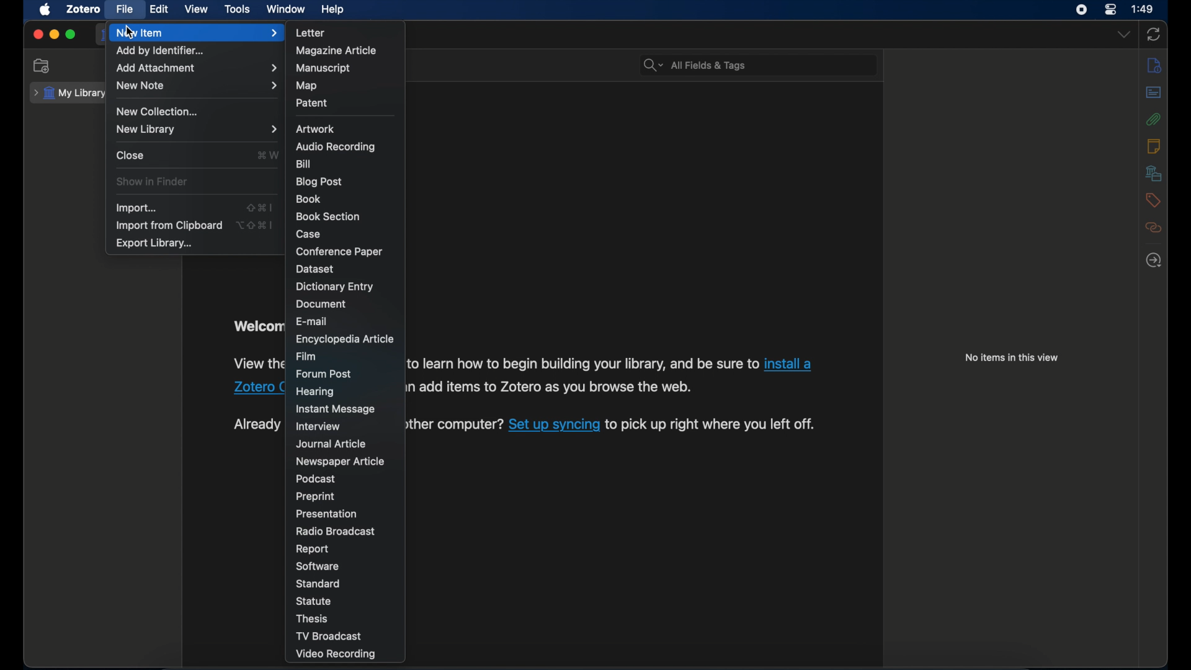 This screenshot has width=1191, height=670. Describe the element at coordinates (338, 148) in the screenshot. I see `audio recording` at that location.